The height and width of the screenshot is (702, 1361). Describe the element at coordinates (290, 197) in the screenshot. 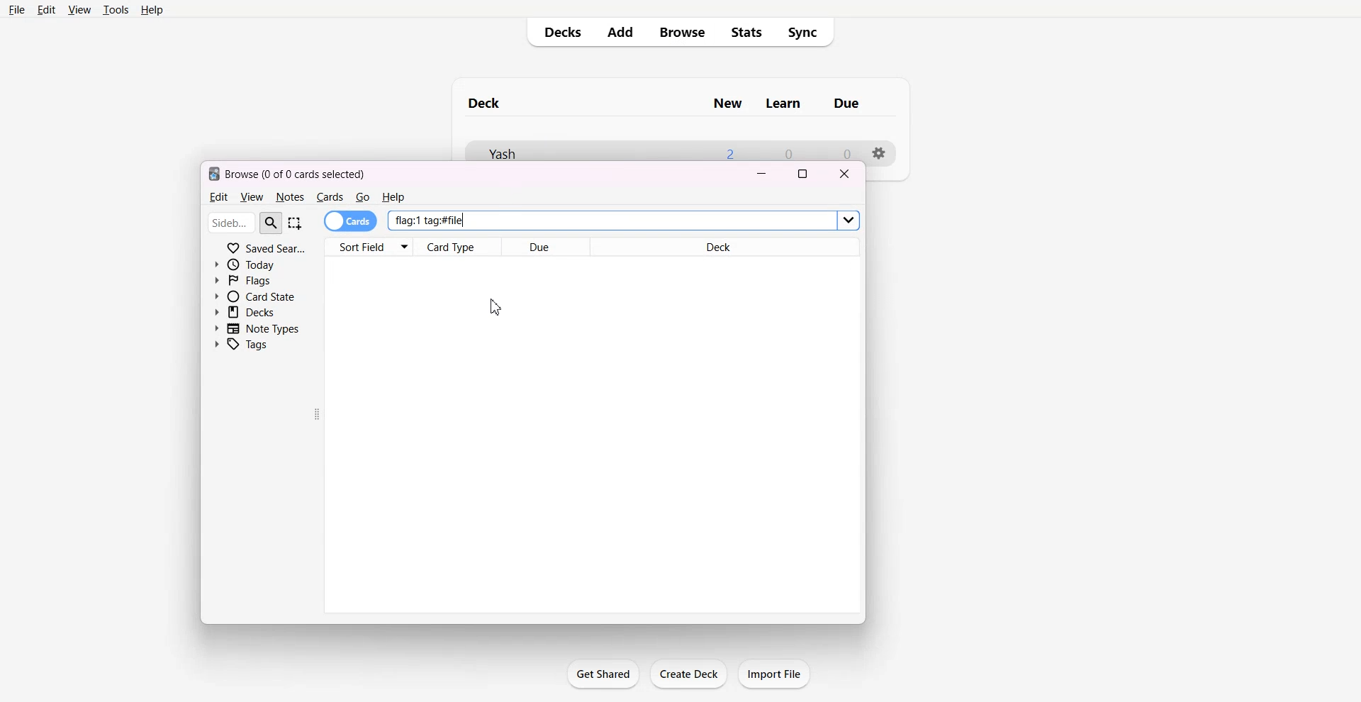

I see `Notes` at that location.